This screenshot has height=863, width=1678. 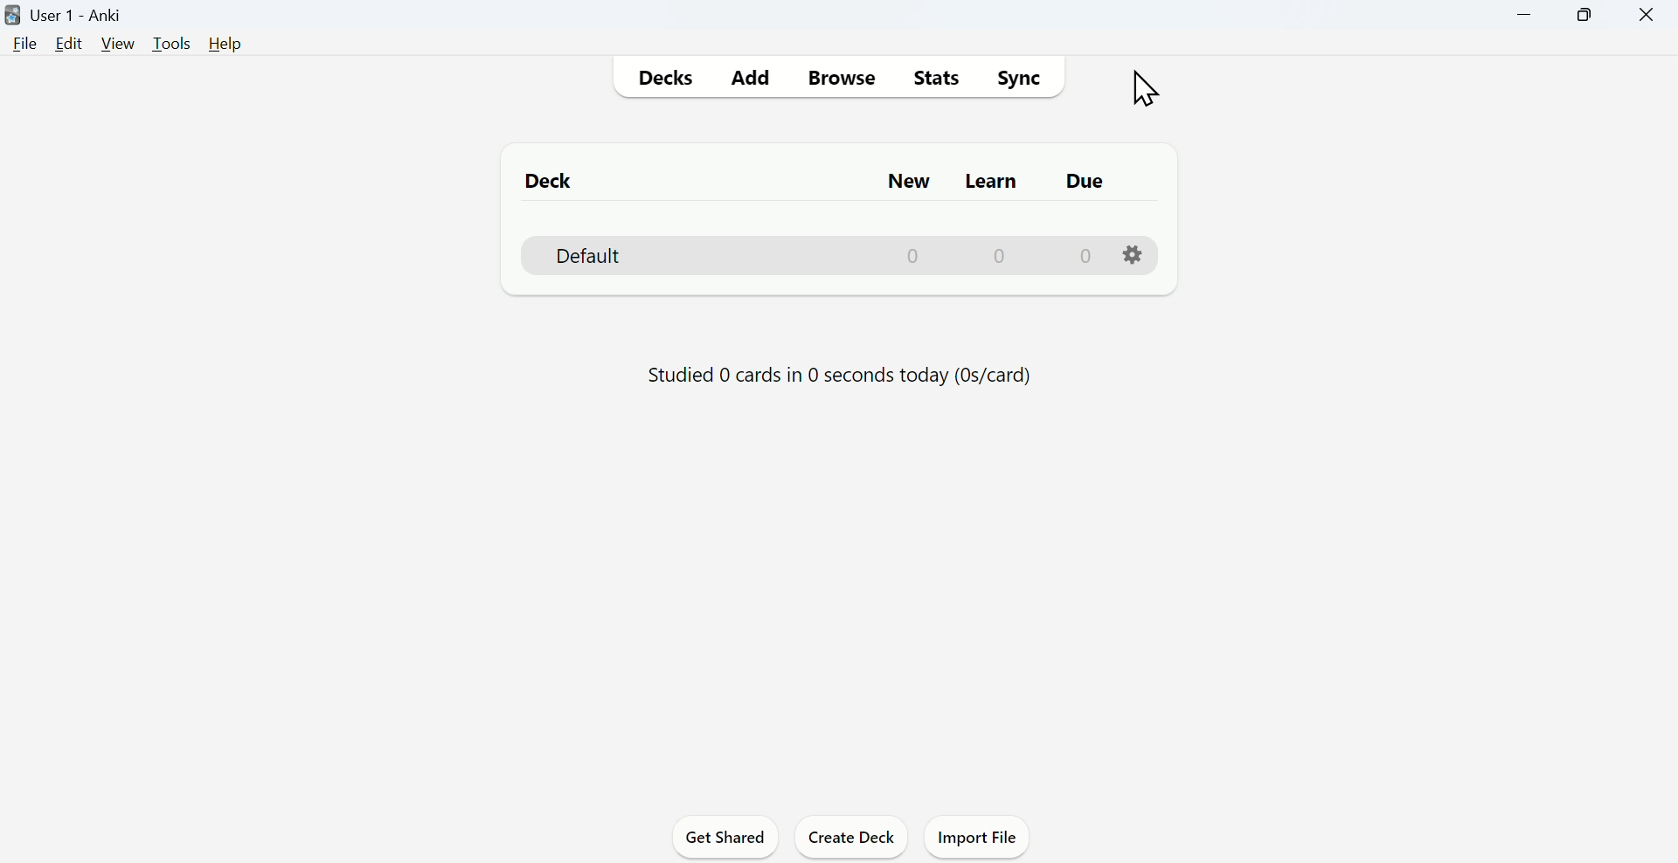 I want to click on File, so click(x=24, y=47).